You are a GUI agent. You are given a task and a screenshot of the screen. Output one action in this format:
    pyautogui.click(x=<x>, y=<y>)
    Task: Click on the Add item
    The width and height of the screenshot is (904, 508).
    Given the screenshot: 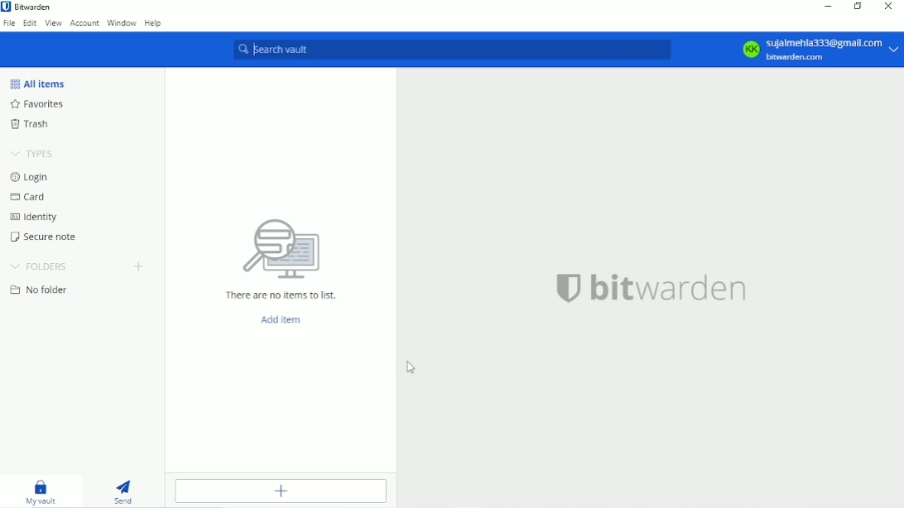 What is the action you would take?
    pyautogui.click(x=281, y=491)
    